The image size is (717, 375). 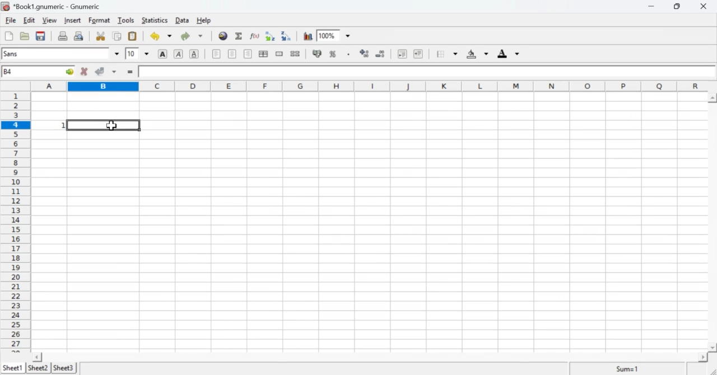 What do you see at coordinates (83, 72) in the screenshot?
I see `Cancel change` at bounding box center [83, 72].